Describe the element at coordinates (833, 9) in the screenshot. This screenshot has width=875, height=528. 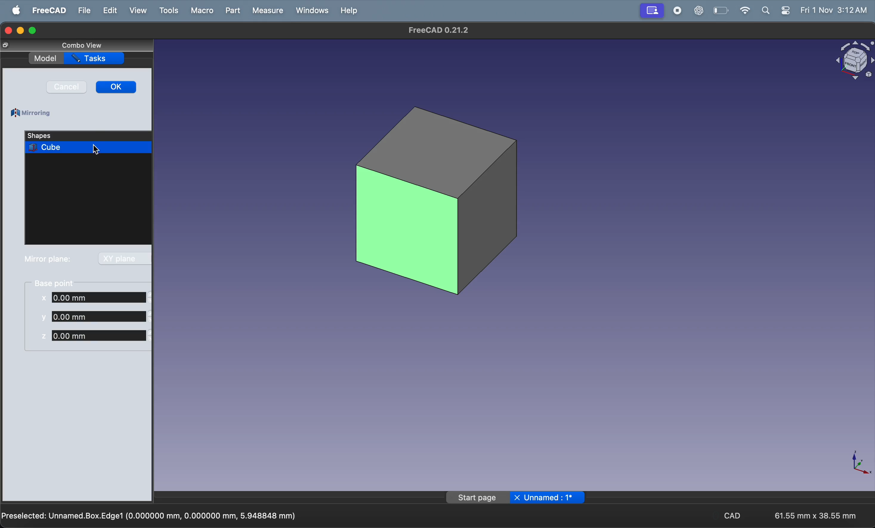
I see `Fri 1 Nov 3:12 AM` at that location.